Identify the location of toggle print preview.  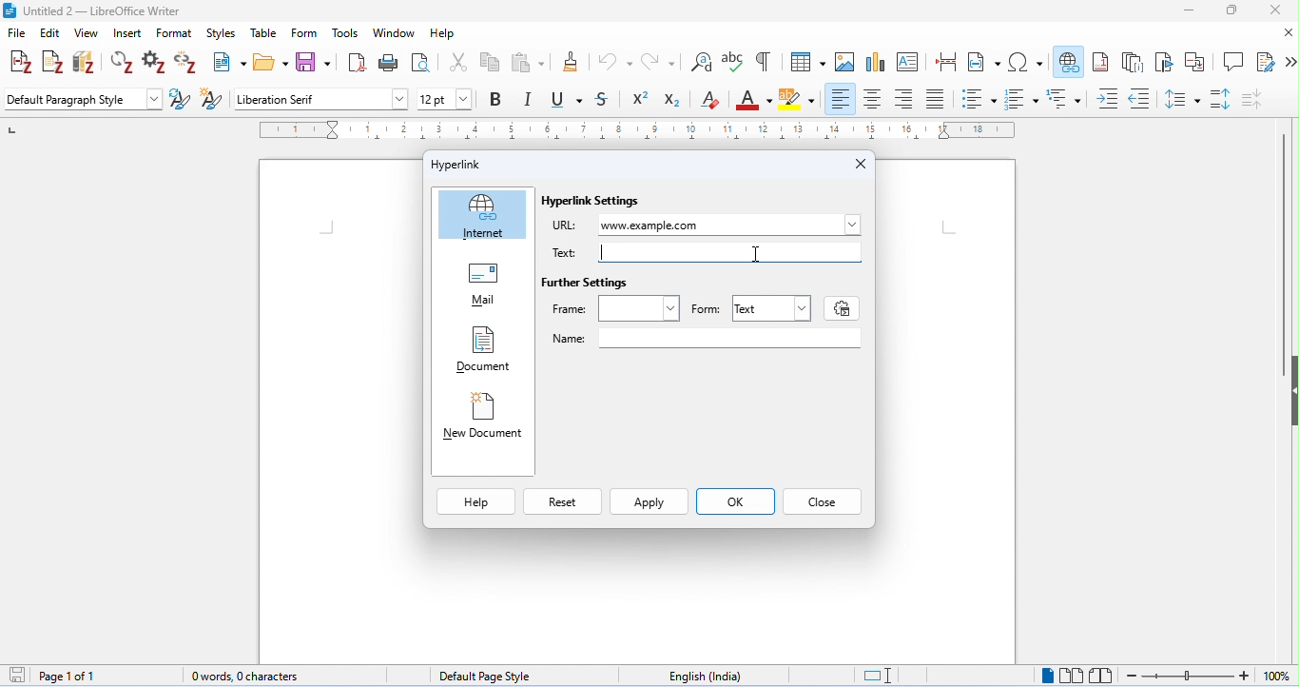
(421, 62).